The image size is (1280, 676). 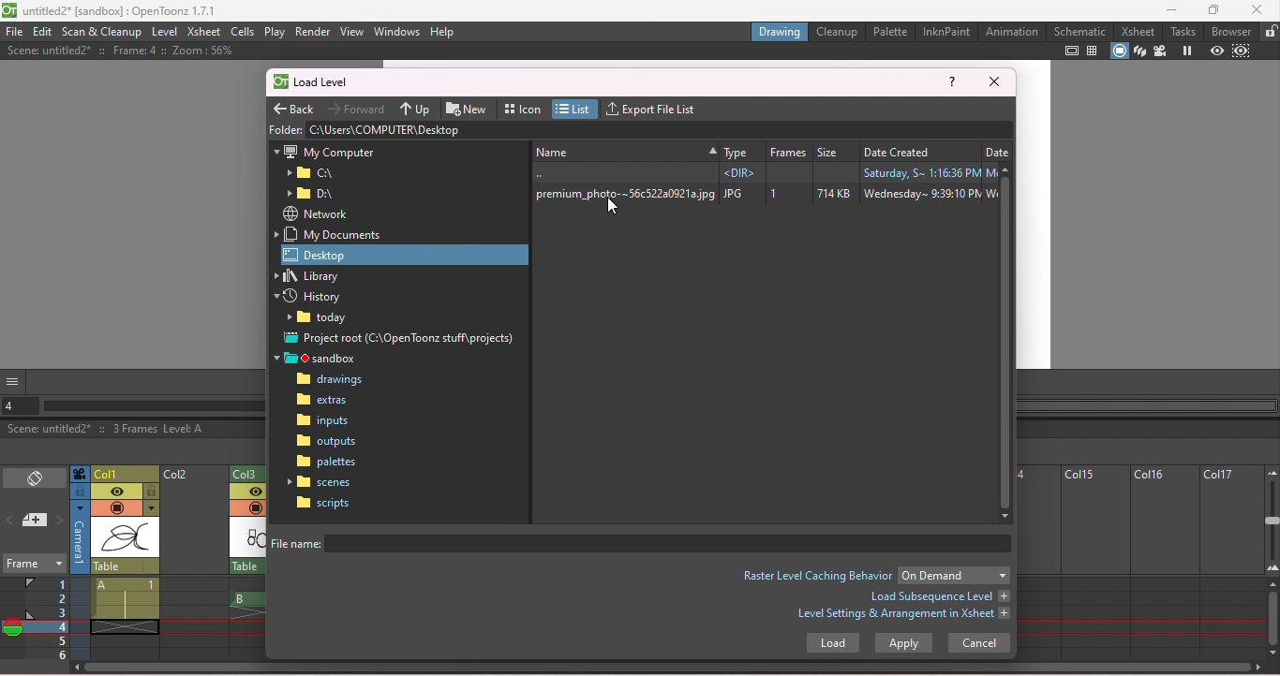 What do you see at coordinates (835, 149) in the screenshot?
I see `Size` at bounding box center [835, 149].